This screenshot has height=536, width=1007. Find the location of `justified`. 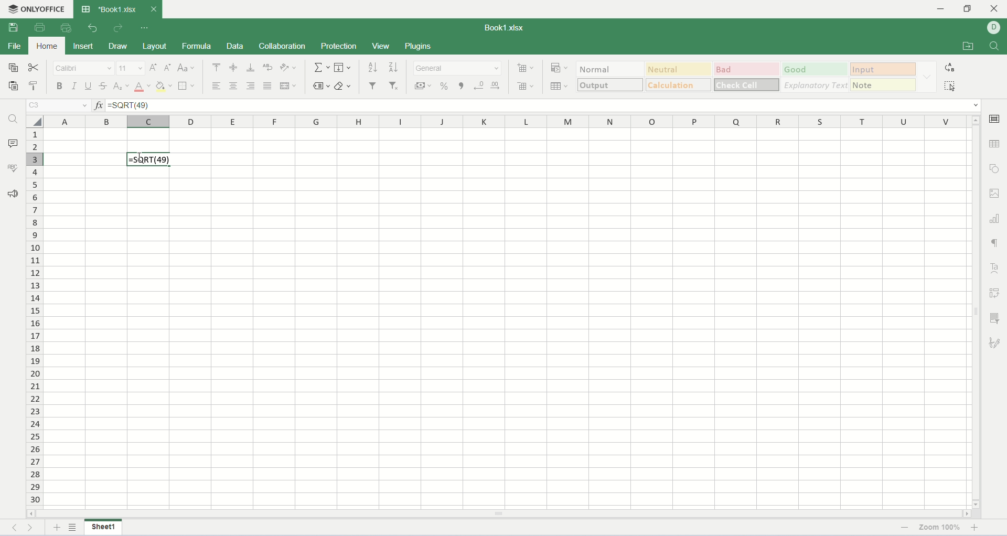

justified is located at coordinates (268, 86).